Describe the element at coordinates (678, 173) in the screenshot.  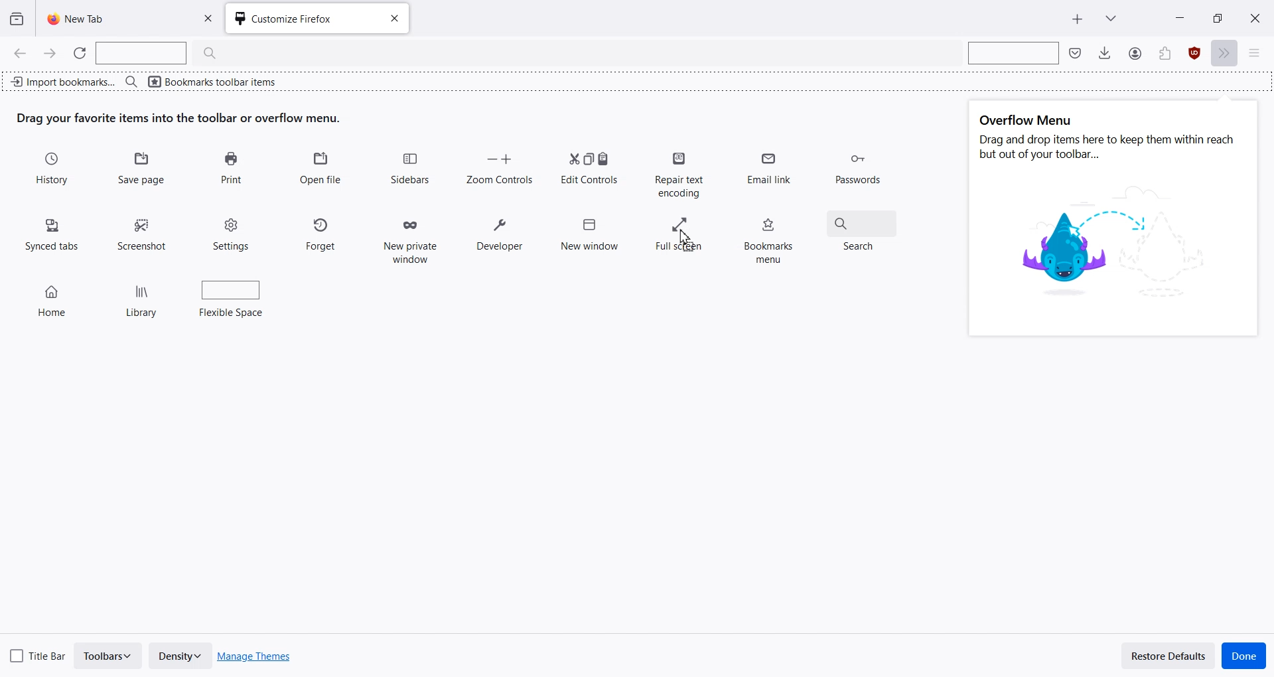
I see `Repair text encoding` at that location.